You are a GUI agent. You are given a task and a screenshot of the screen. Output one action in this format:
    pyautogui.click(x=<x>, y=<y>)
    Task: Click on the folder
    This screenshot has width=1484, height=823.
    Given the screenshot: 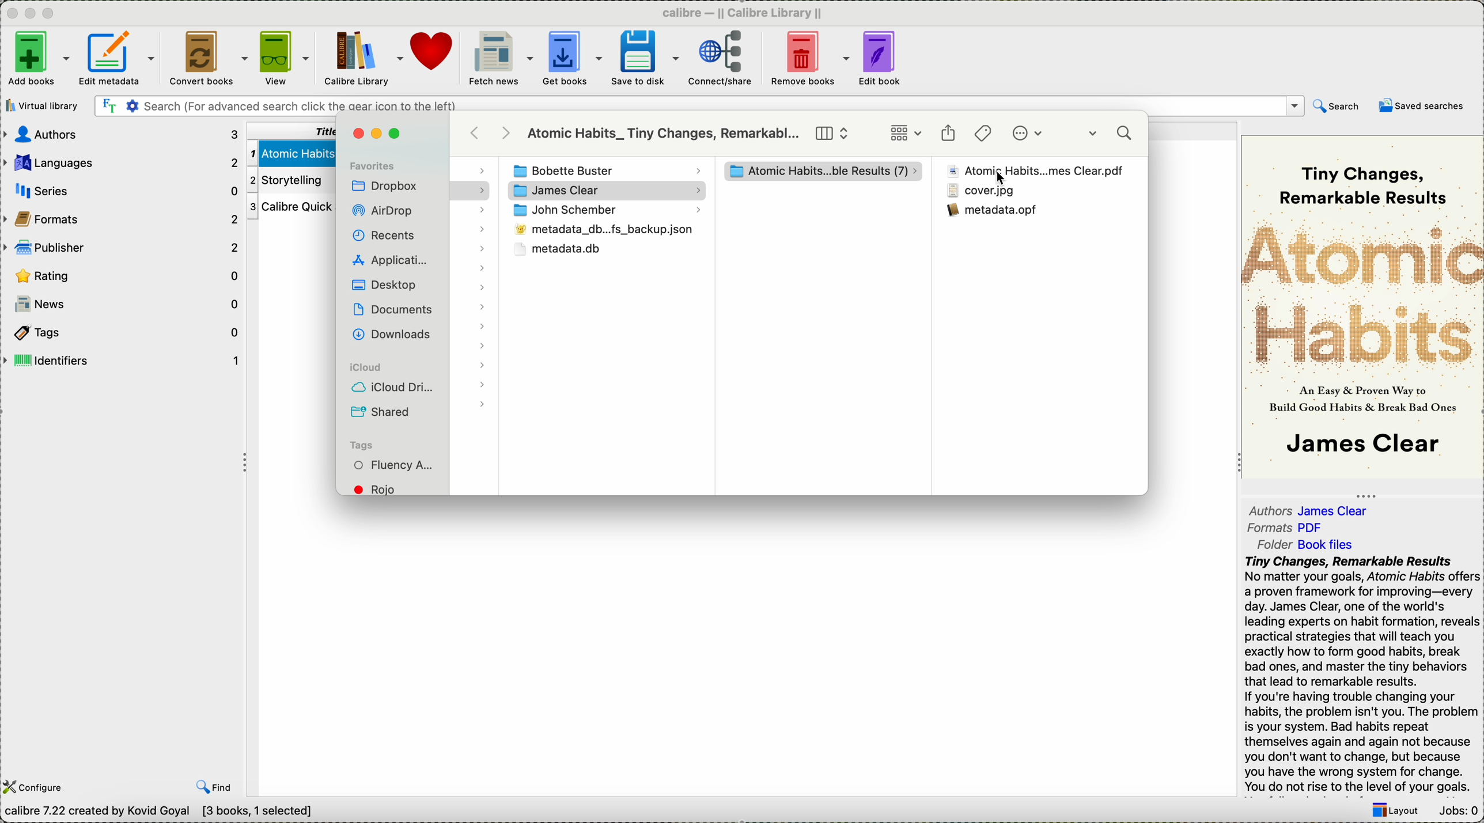 What is the action you would take?
    pyautogui.click(x=1312, y=543)
    